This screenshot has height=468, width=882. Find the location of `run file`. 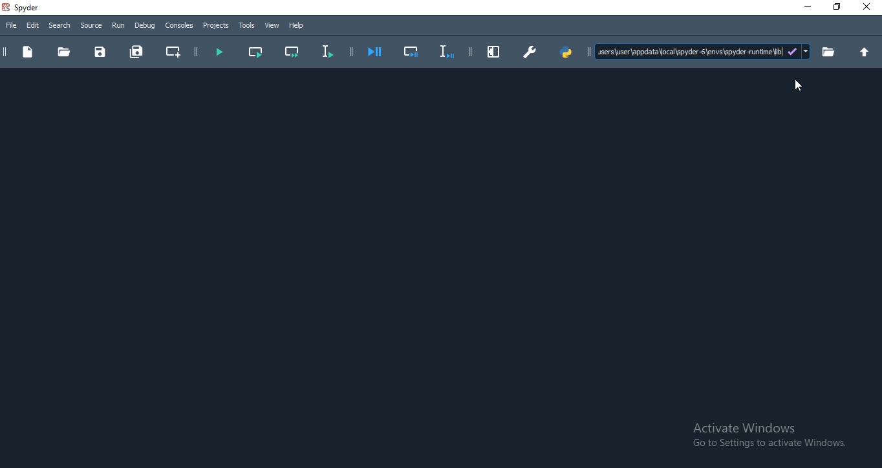

run file is located at coordinates (219, 52).